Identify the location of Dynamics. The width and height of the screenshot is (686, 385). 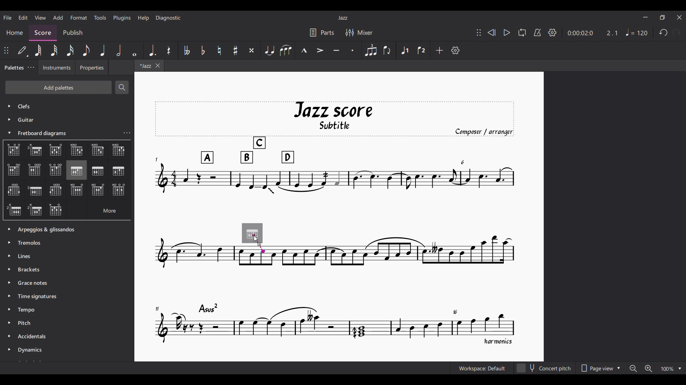
(40, 350).